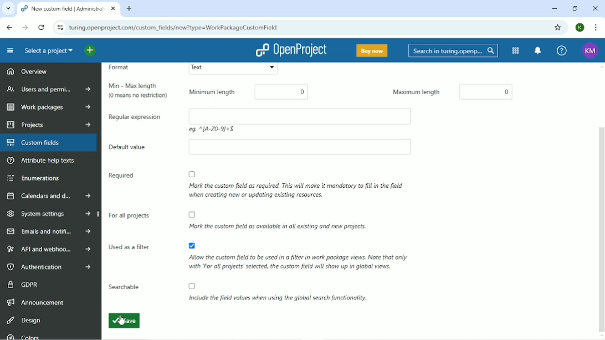  I want to click on Collapse project menu, so click(10, 50).